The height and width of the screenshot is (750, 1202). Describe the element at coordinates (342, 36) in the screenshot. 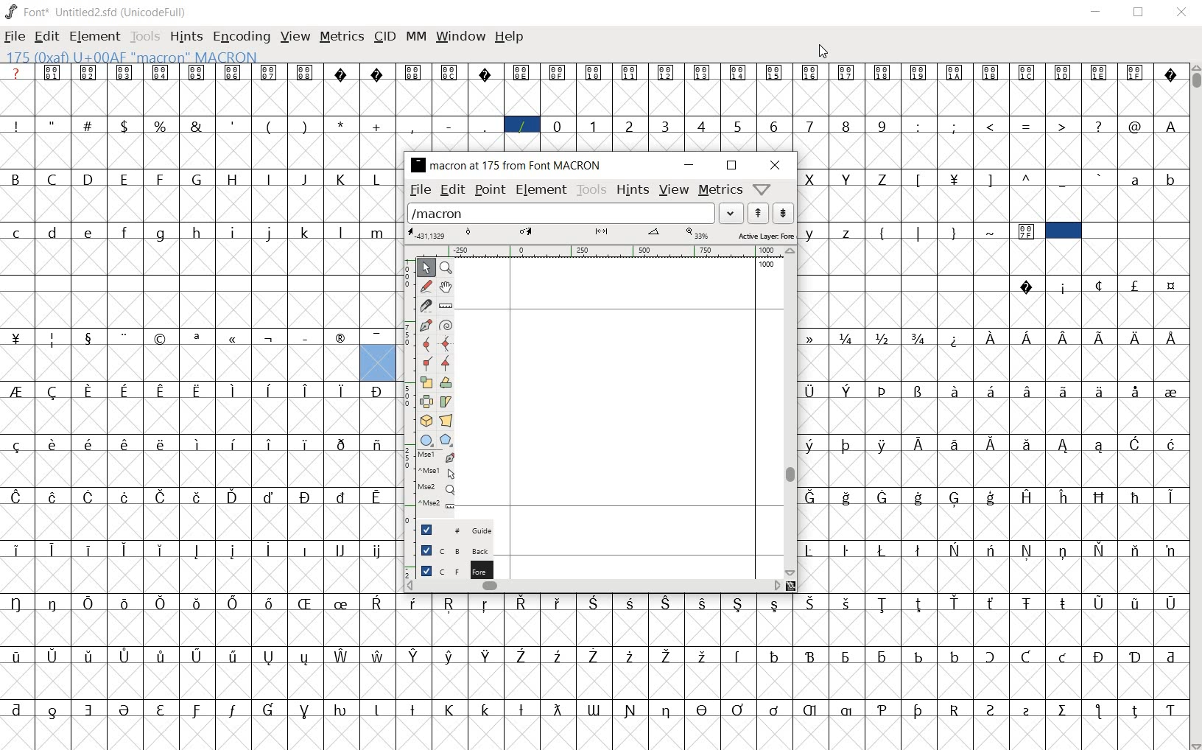

I see `metrics` at that location.